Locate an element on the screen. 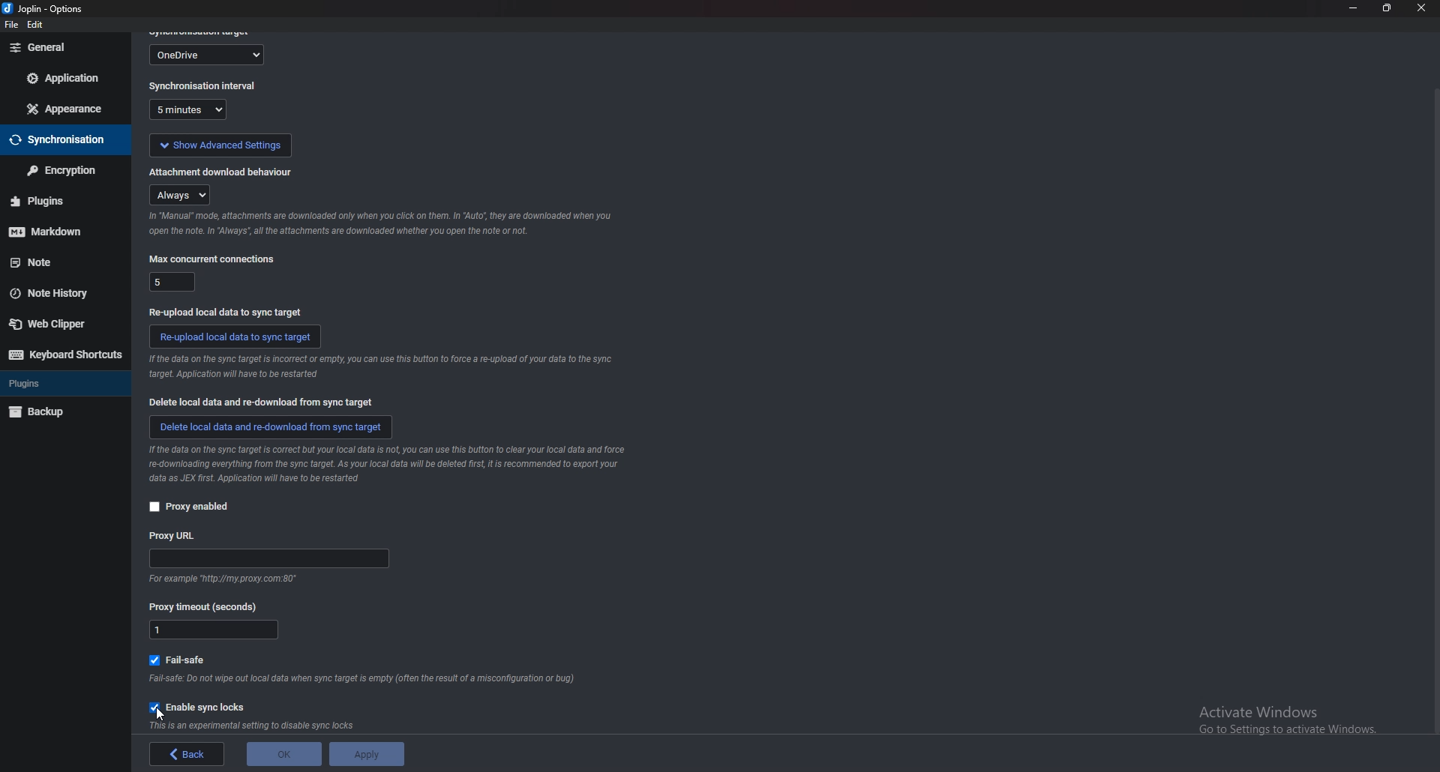  max concurrent connections is located at coordinates (171, 280).